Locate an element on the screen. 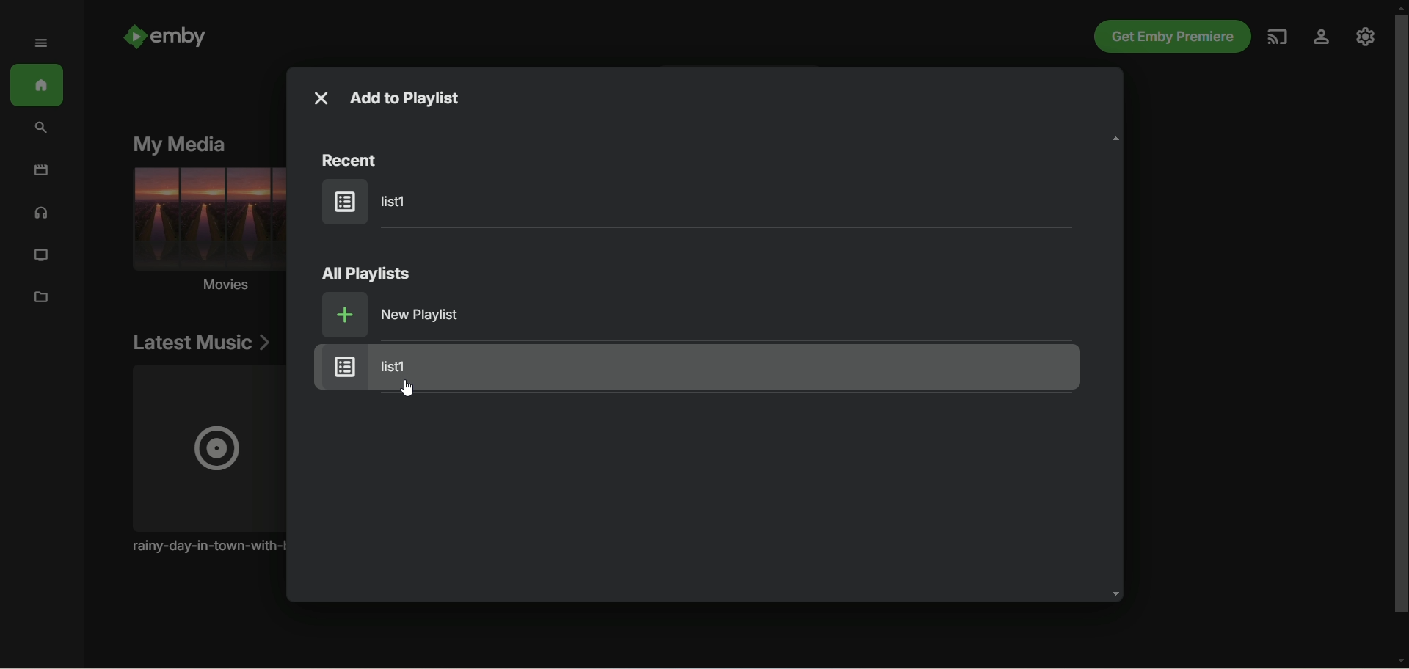 This screenshot has height=669, width=1409. new playlist is located at coordinates (393, 314).